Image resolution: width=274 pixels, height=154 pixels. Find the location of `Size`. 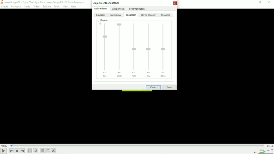

Size is located at coordinates (105, 50).